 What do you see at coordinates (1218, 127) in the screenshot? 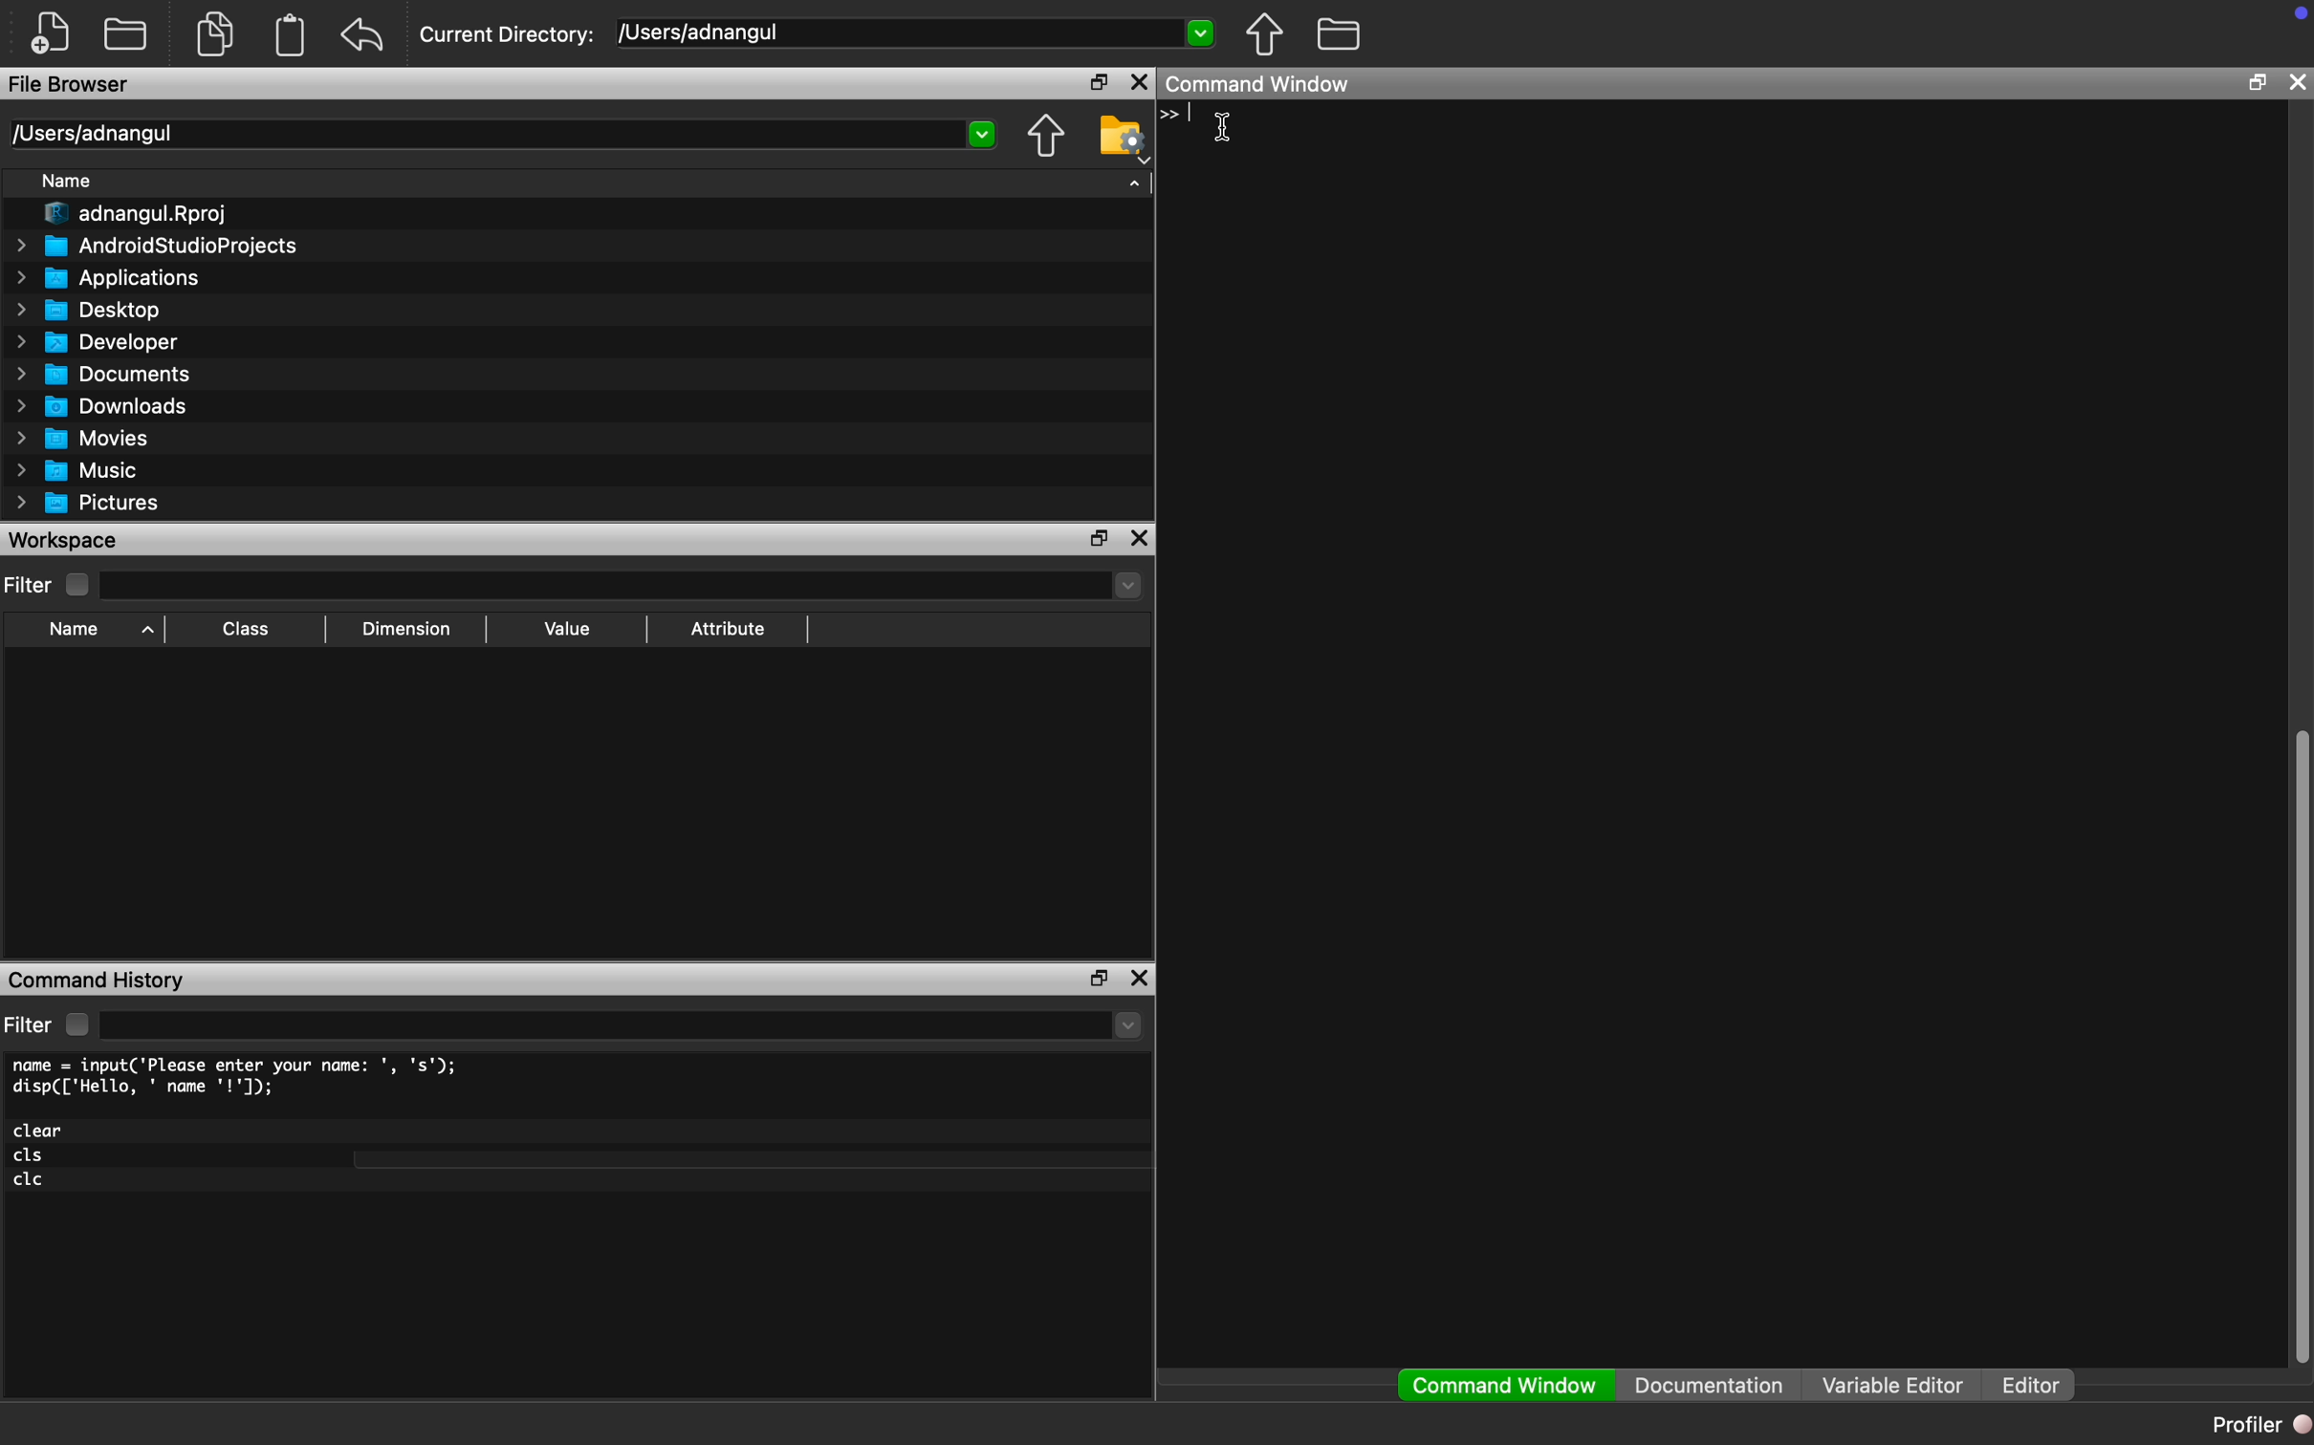
I see `Cursor` at bounding box center [1218, 127].